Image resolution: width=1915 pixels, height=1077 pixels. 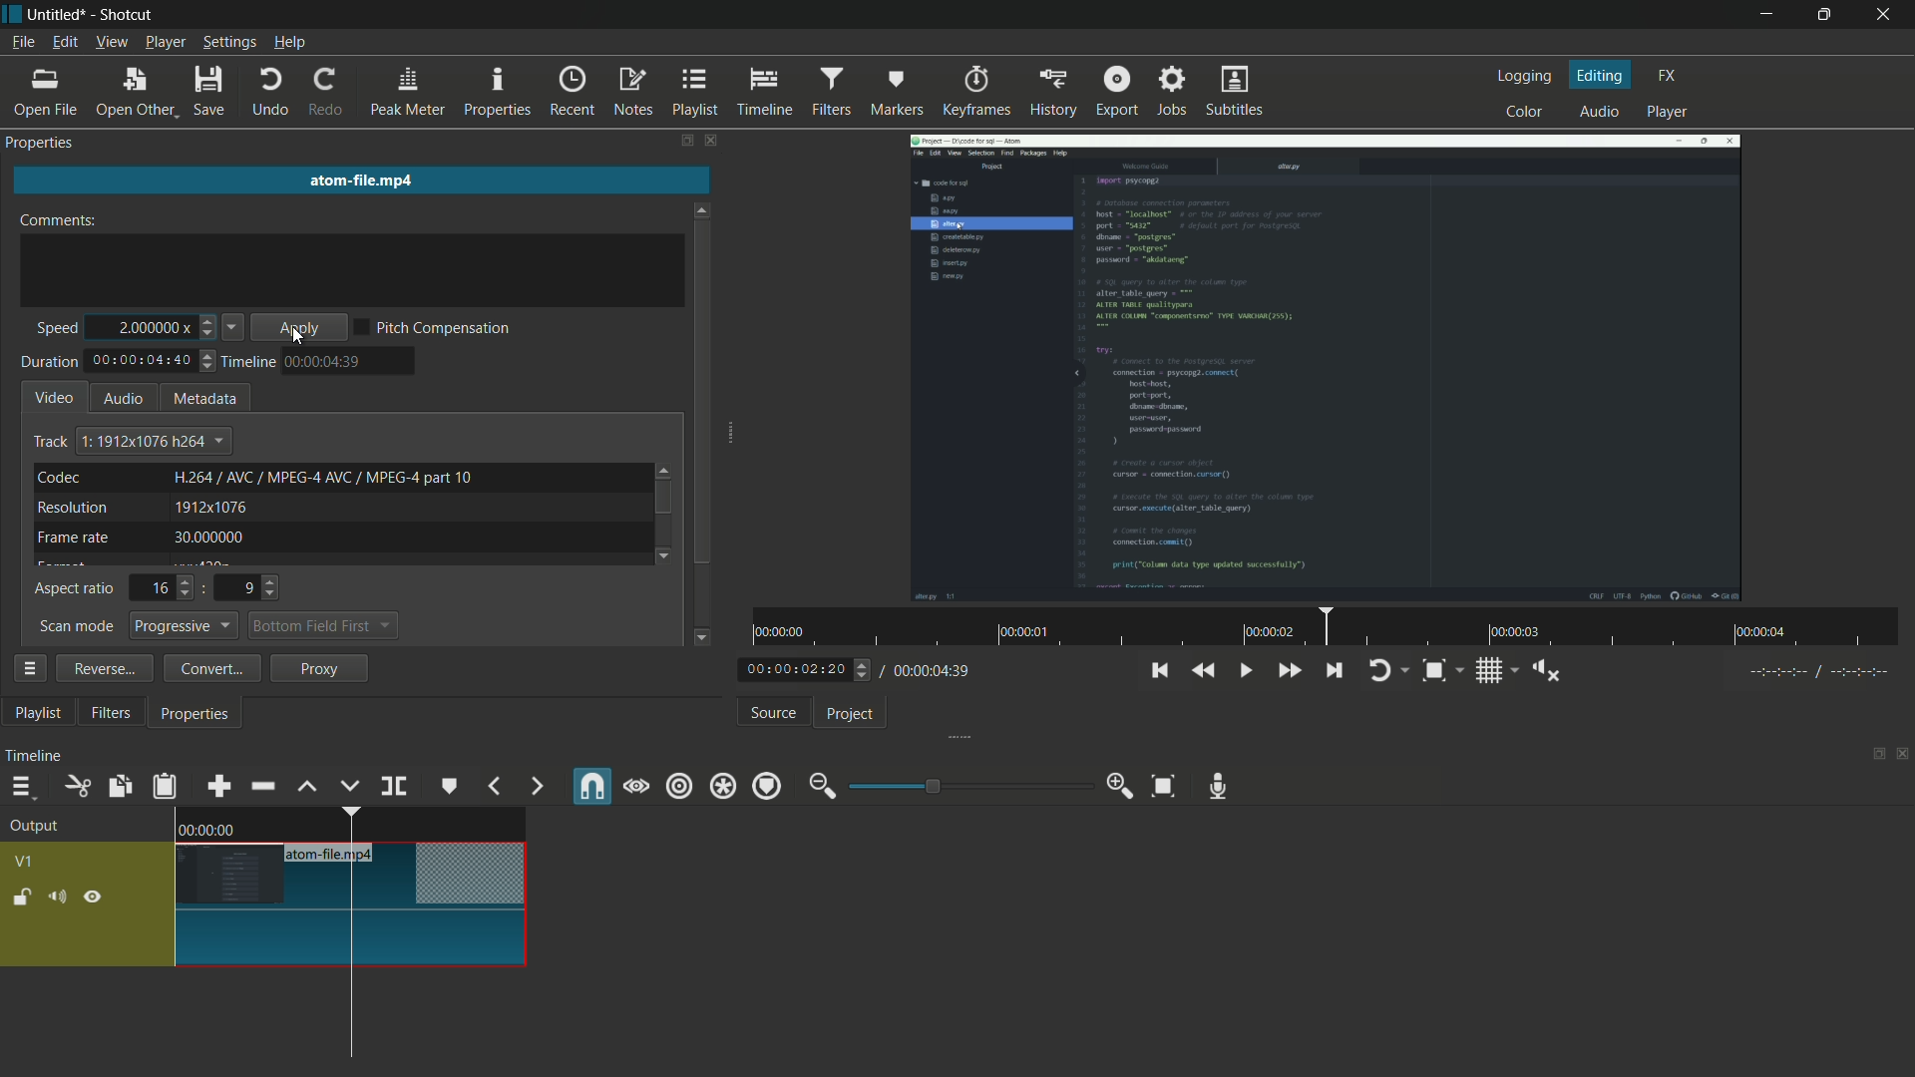 What do you see at coordinates (590, 787) in the screenshot?
I see `snap` at bounding box center [590, 787].